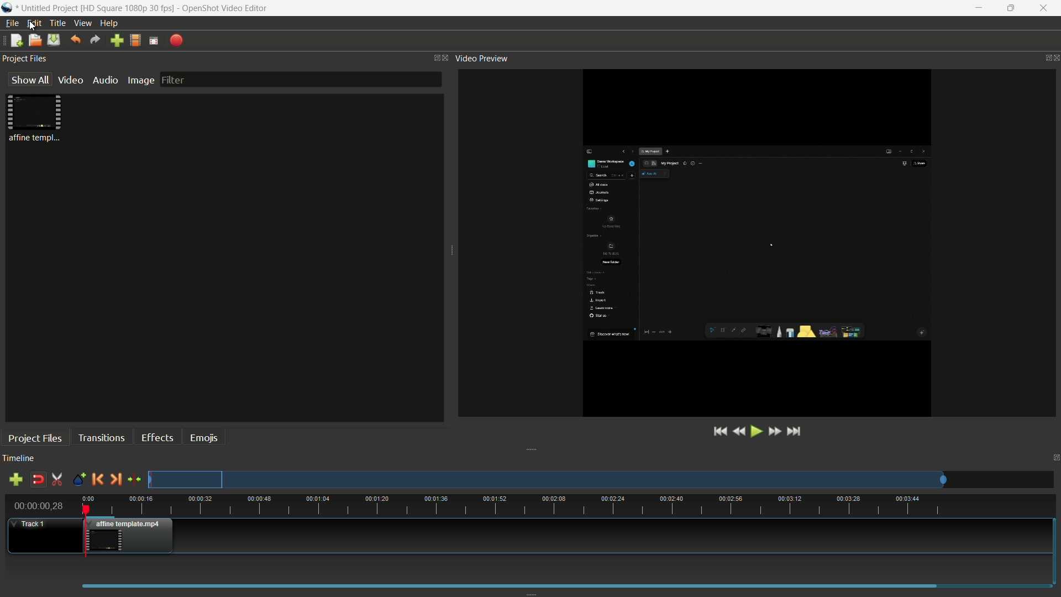 This screenshot has height=597, width=1061. Describe the element at coordinates (134, 479) in the screenshot. I see `center the timeline on the playhead` at that location.